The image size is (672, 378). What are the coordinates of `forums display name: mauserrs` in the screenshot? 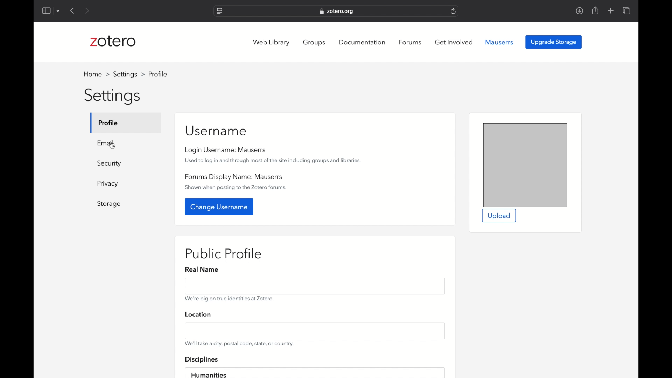 It's located at (235, 177).